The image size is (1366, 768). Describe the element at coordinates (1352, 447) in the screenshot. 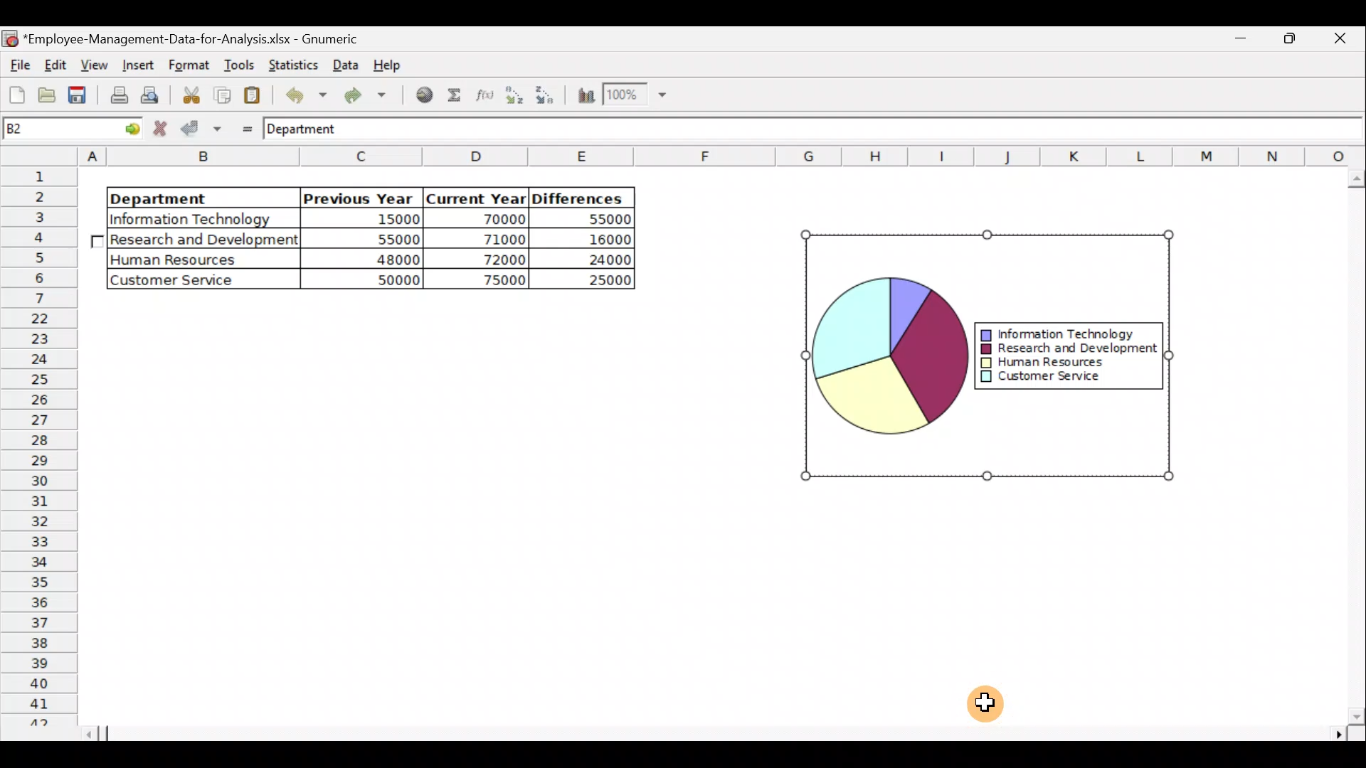

I see `Scroll bar` at that location.